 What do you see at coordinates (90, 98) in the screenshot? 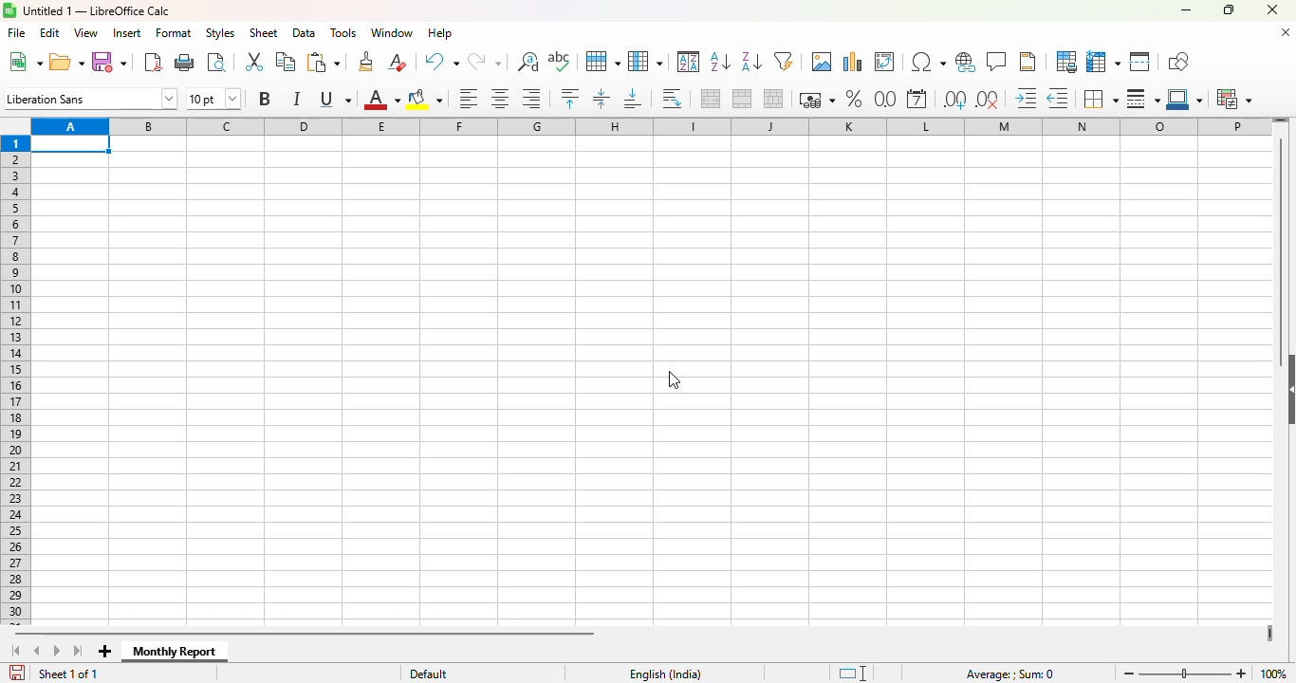
I see `font name` at bounding box center [90, 98].